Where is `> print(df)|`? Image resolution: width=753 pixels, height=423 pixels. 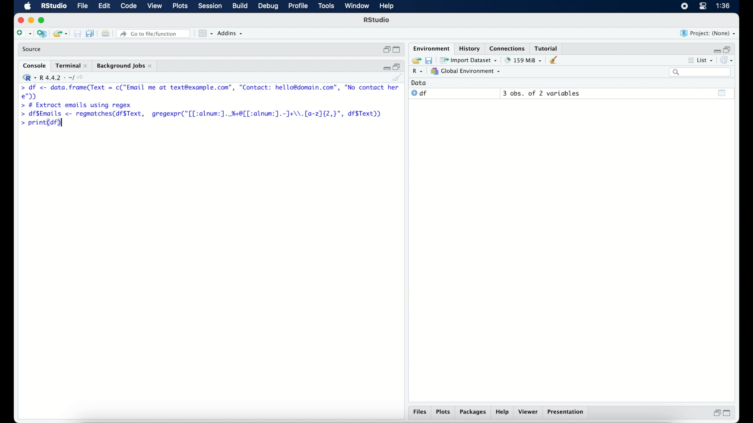
> print(df)| is located at coordinates (41, 124).